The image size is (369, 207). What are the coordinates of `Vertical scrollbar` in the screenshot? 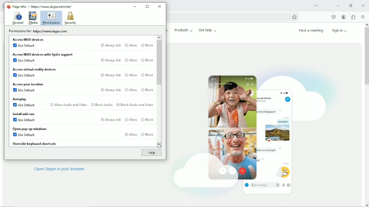 It's located at (159, 63).